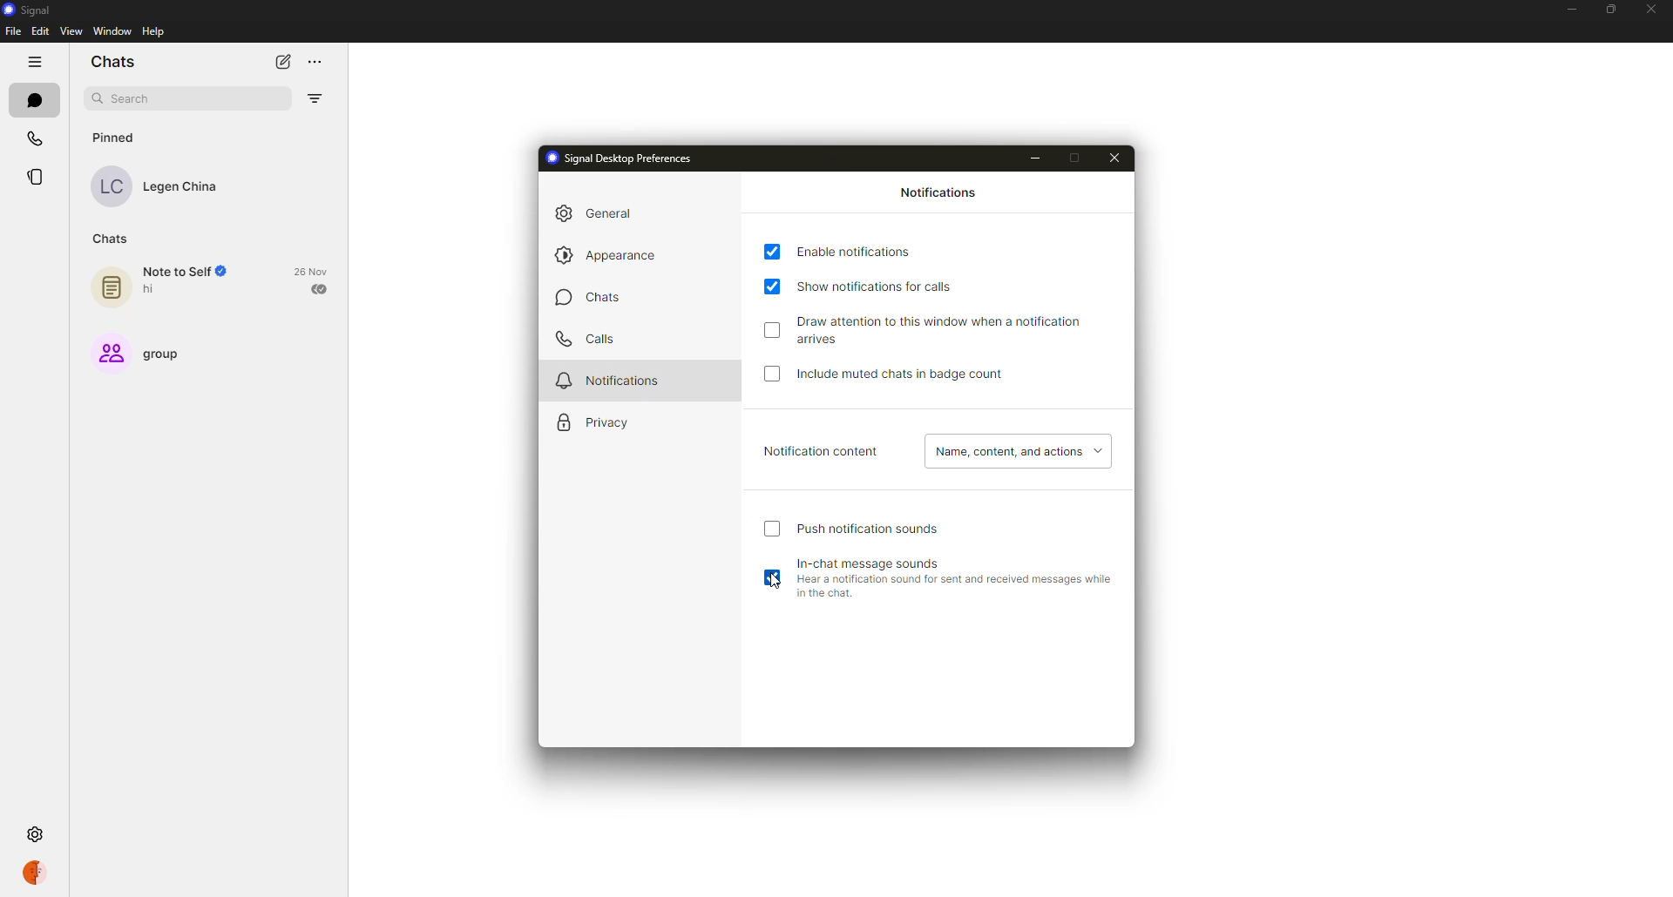 This screenshot has width=1673, height=897. What do you see at coordinates (606, 212) in the screenshot?
I see `general` at bounding box center [606, 212].